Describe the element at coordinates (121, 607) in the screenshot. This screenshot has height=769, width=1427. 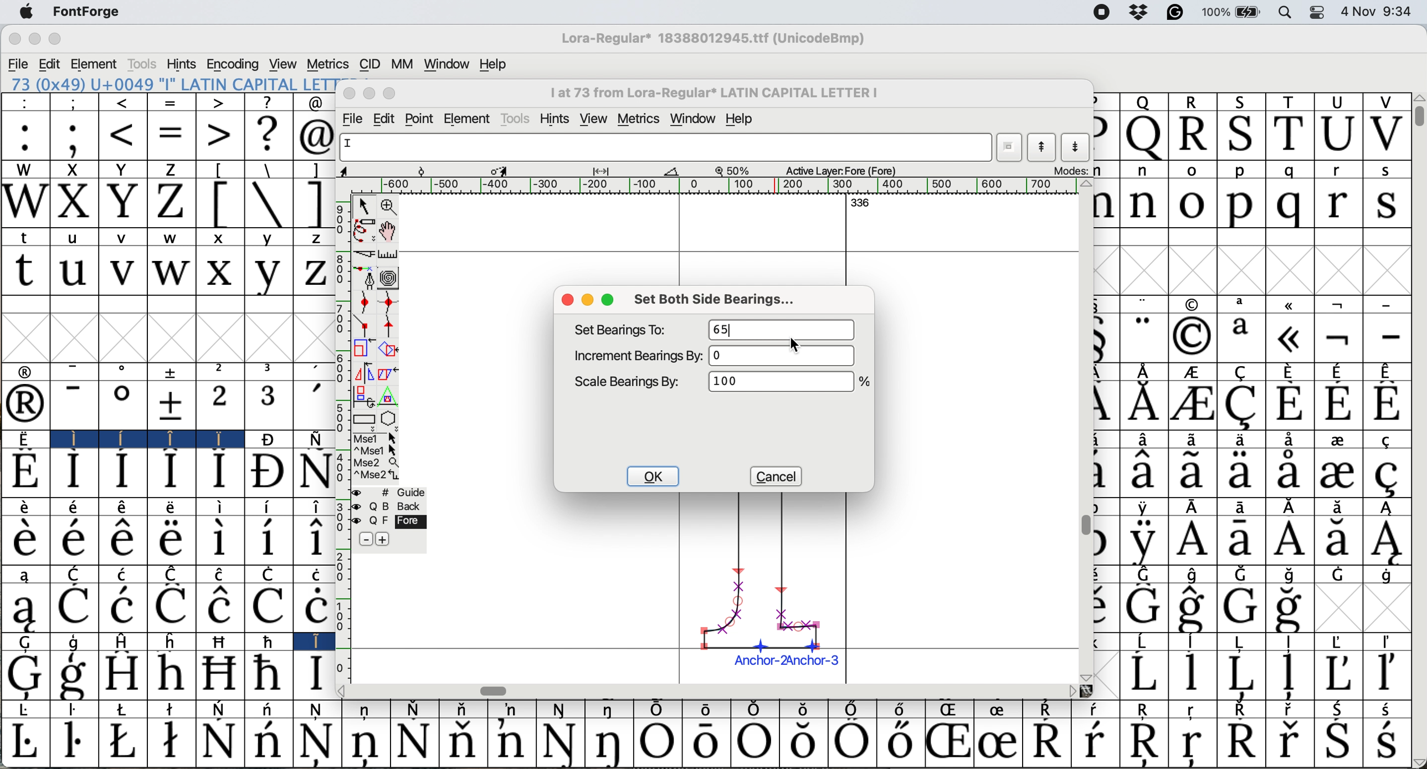
I see `Symbol` at that location.